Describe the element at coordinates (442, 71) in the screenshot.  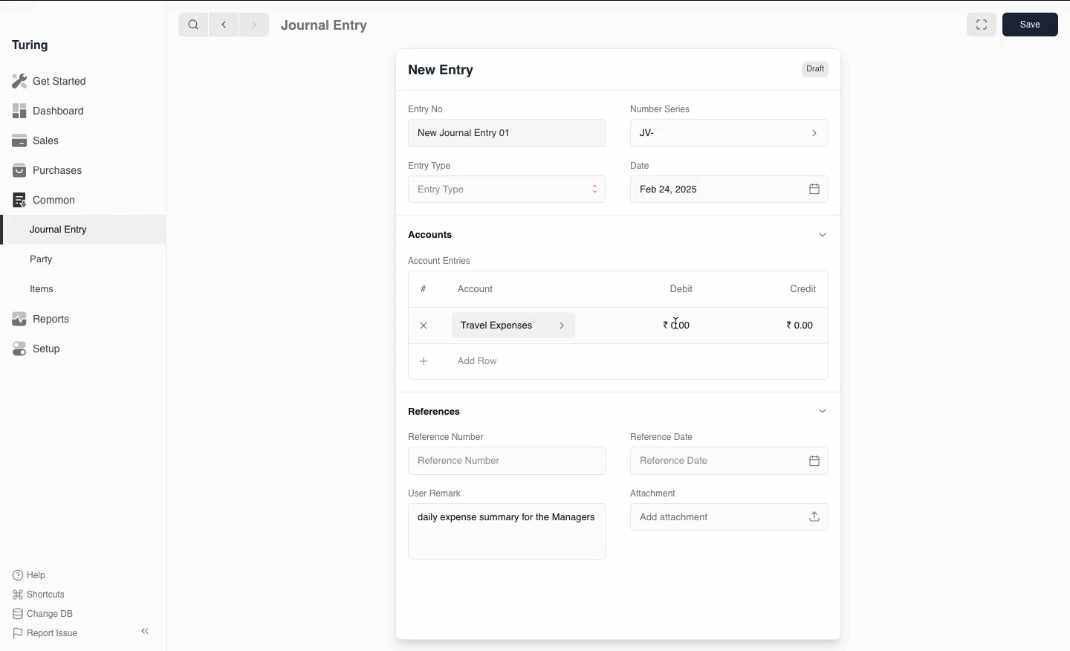
I see `New Entry` at that location.